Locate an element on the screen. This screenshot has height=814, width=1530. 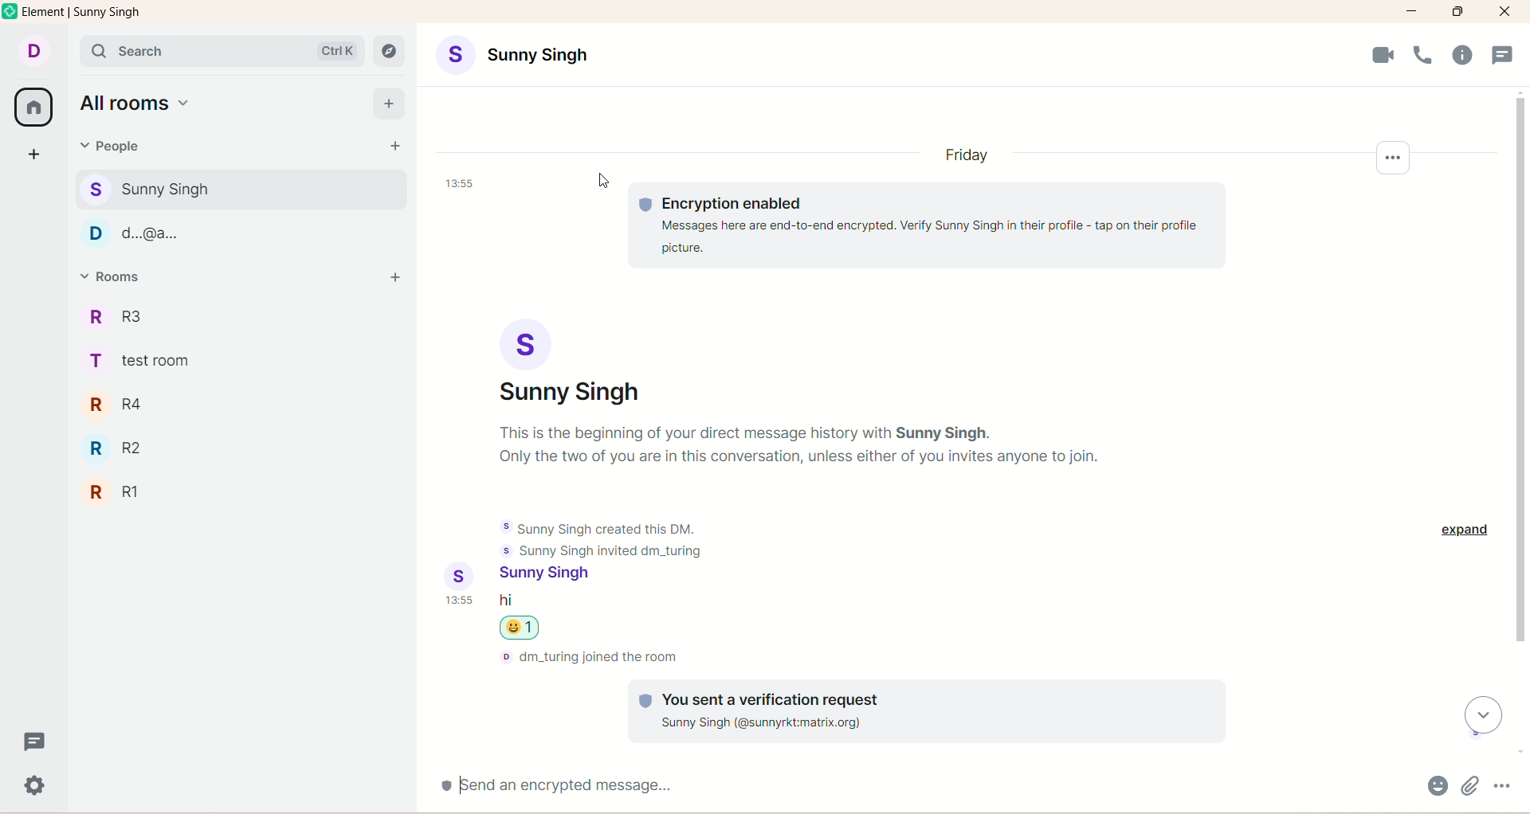
emojis is located at coordinates (1438, 785).